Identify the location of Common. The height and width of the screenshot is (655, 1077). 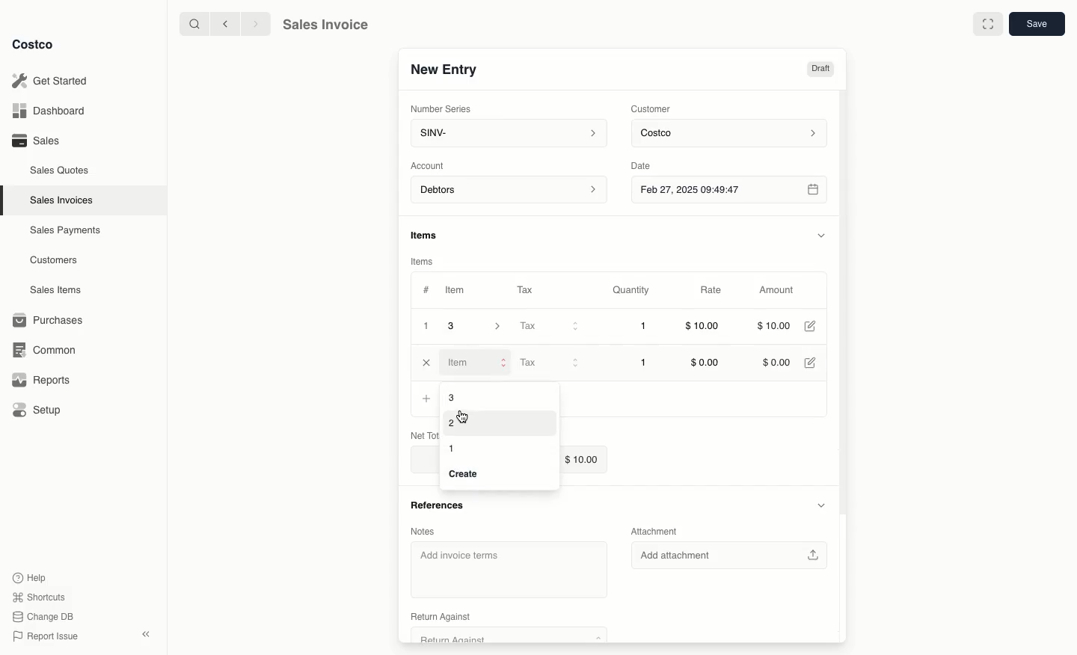
(41, 348).